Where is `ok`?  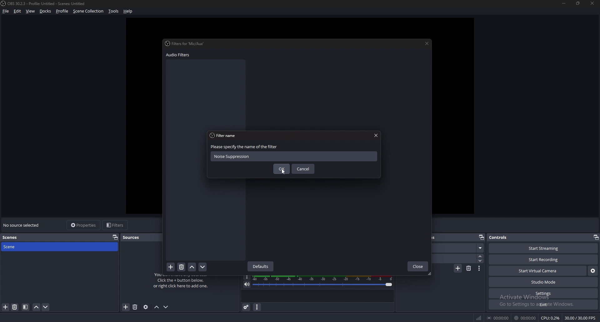
ok is located at coordinates (280, 170).